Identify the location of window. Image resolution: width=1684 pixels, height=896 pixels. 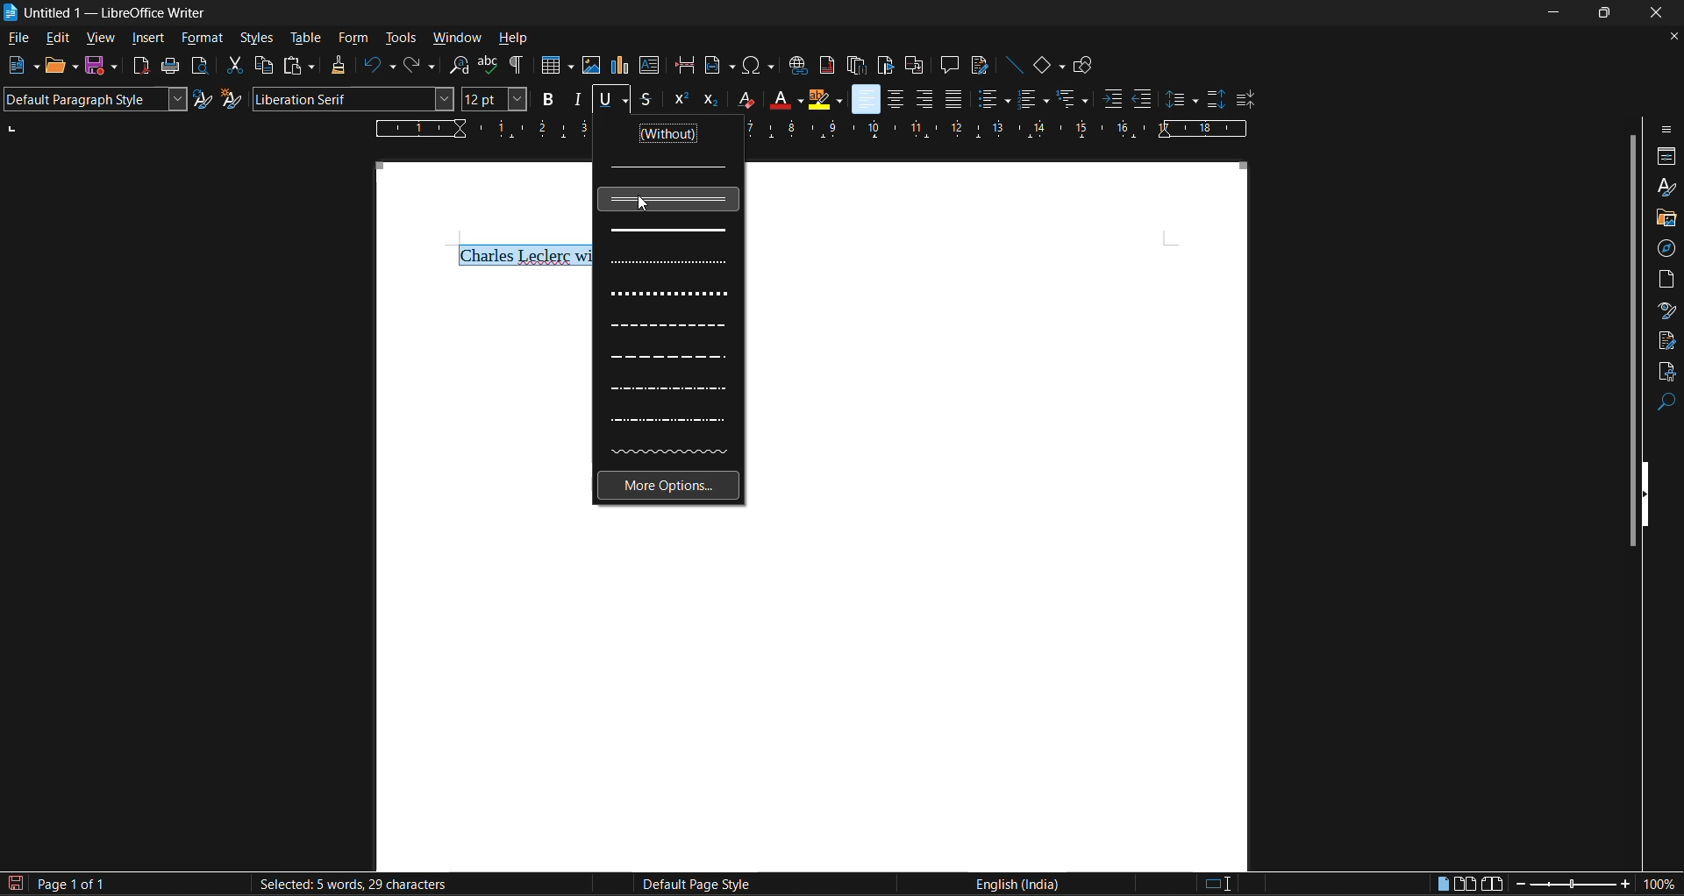
(454, 37).